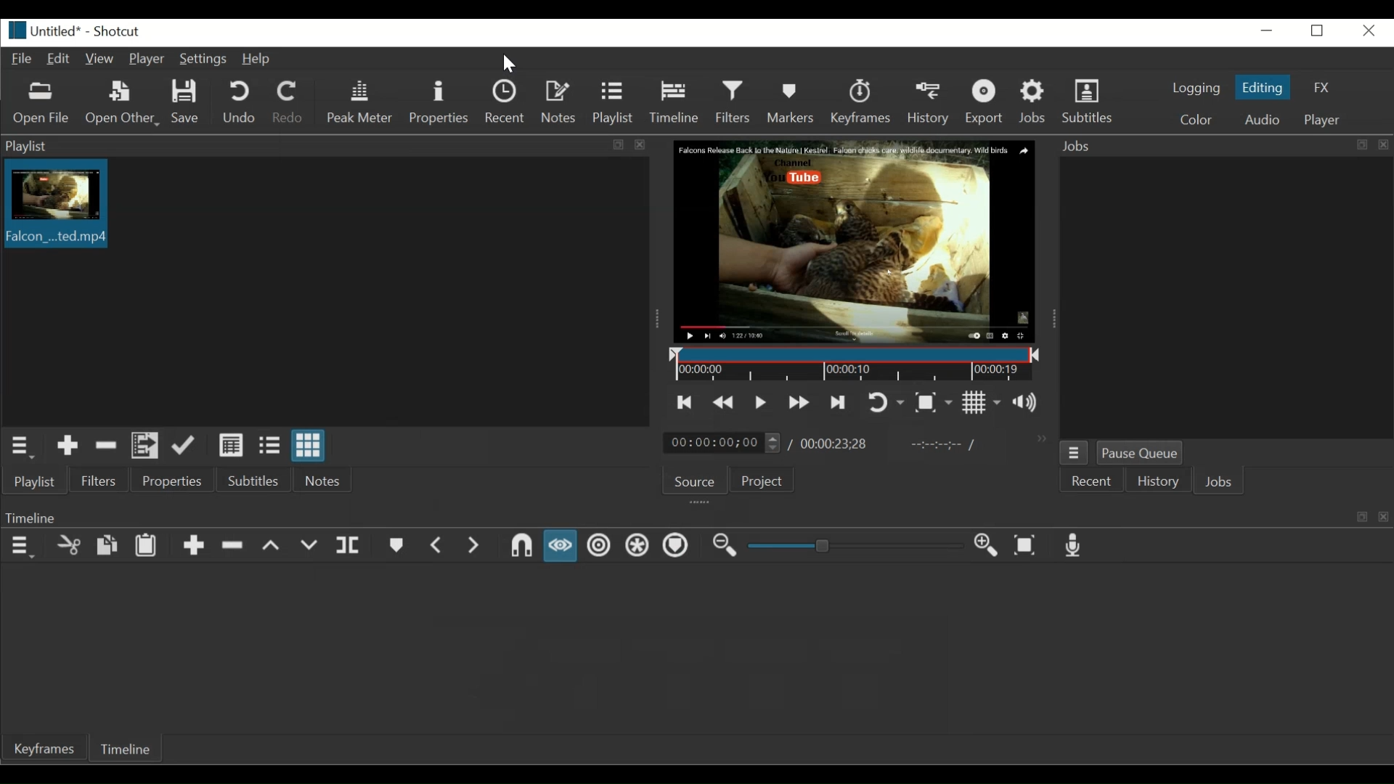 This screenshot has width=1394, height=784. I want to click on Jobs menu, so click(1074, 453).